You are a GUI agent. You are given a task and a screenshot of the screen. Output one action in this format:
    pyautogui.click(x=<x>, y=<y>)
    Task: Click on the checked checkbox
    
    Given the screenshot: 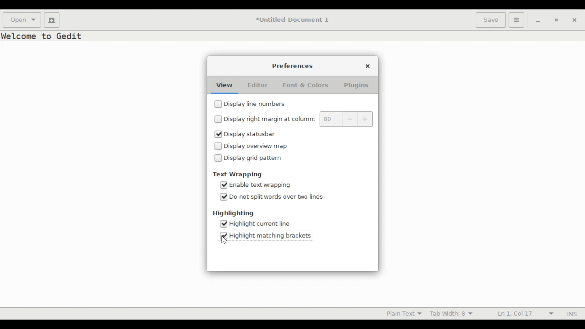 What is the action you would take?
    pyautogui.click(x=224, y=197)
    